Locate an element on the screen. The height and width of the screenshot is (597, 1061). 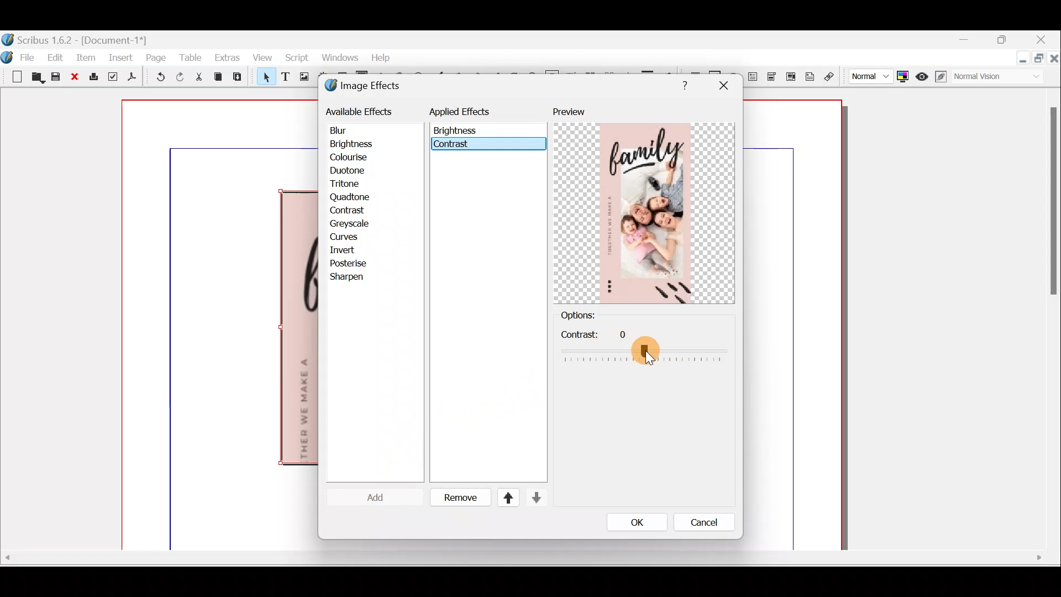
Script is located at coordinates (295, 59).